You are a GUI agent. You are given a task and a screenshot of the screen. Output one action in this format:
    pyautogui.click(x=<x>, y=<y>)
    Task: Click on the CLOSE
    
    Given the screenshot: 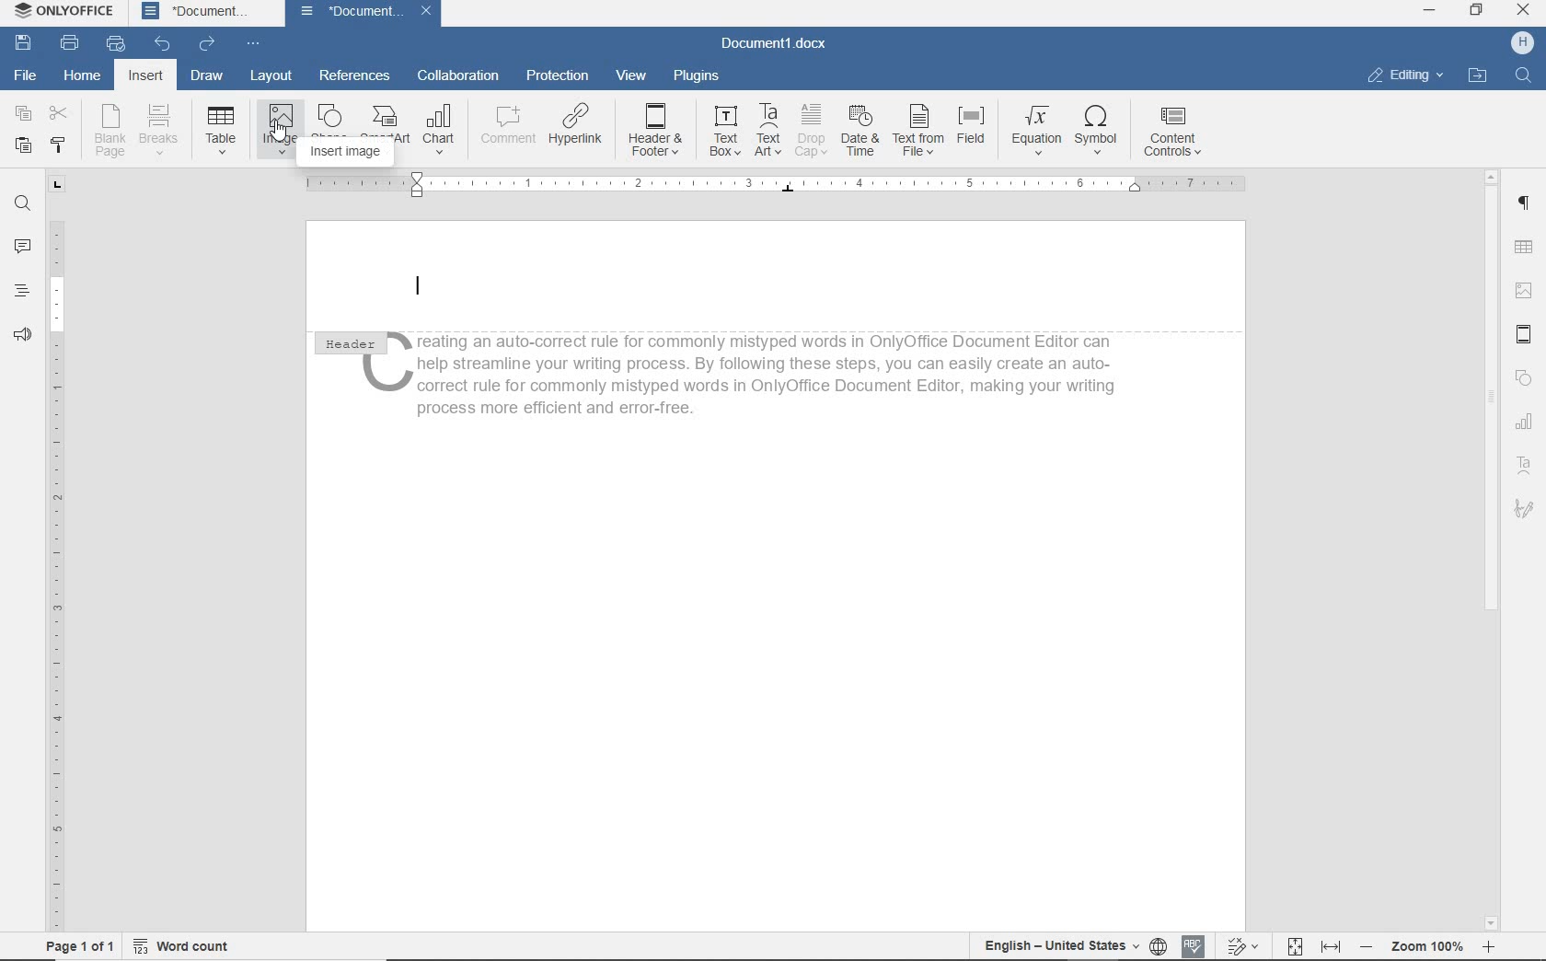 What is the action you would take?
    pyautogui.click(x=1521, y=9)
    